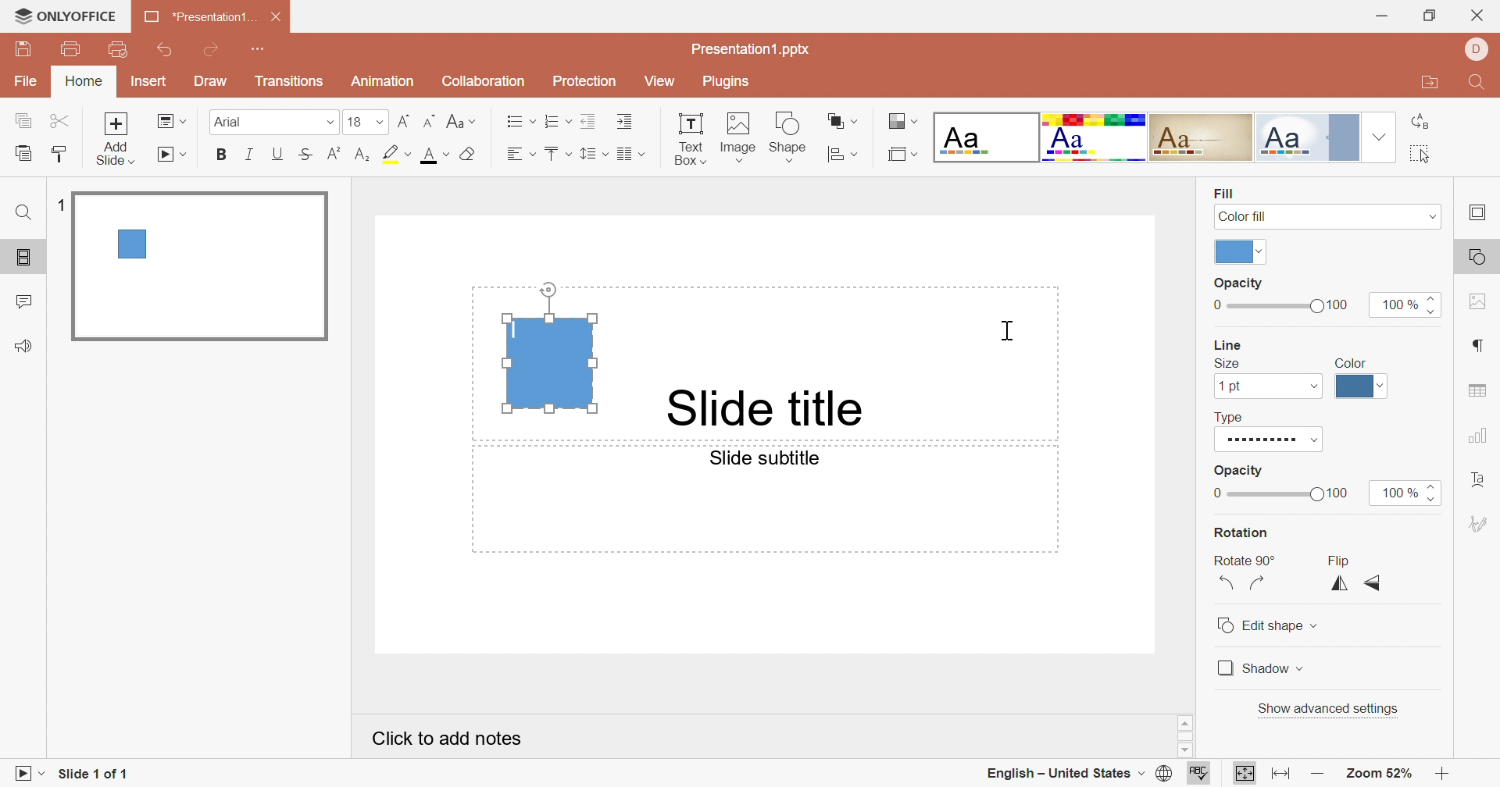 Image resolution: width=1500 pixels, height=787 pixels. What do you see at coordinates (1313, 386) in the screenshot?
I see `Drop Down` at bounding box center [1313, 386].